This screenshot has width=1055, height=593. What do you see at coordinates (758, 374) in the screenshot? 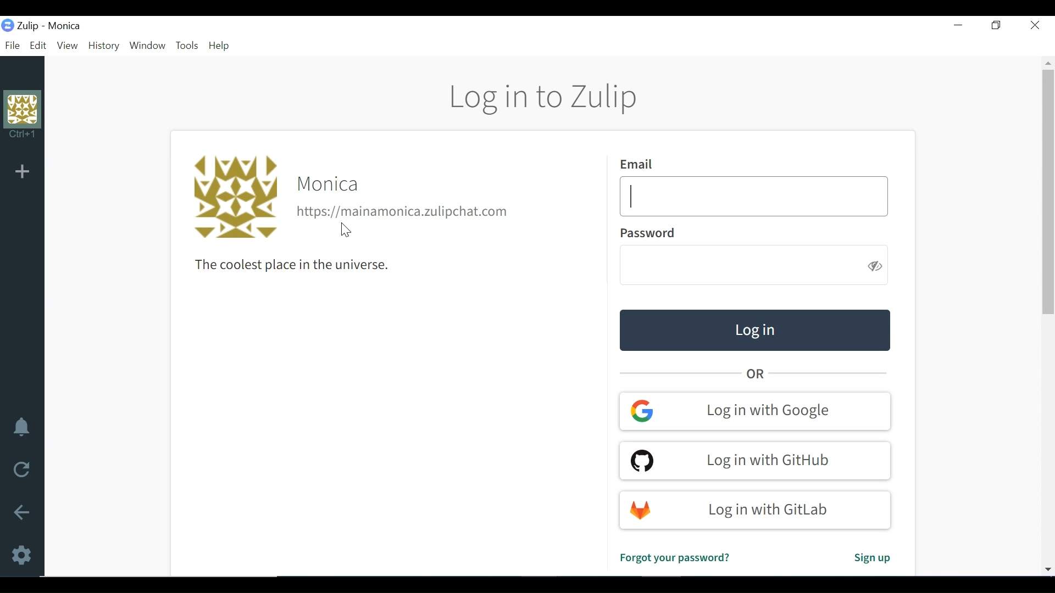
I see `OR` at bounding box center [758, 374].